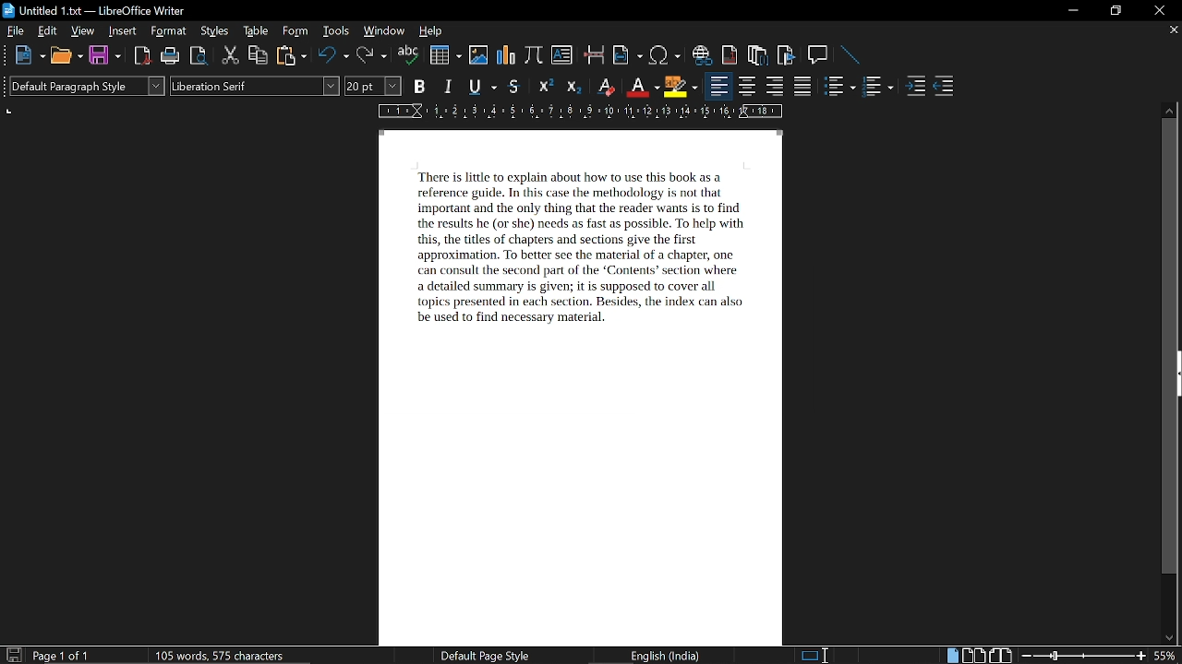  I want to click on vertically scrollbar, so click(1170, 347).